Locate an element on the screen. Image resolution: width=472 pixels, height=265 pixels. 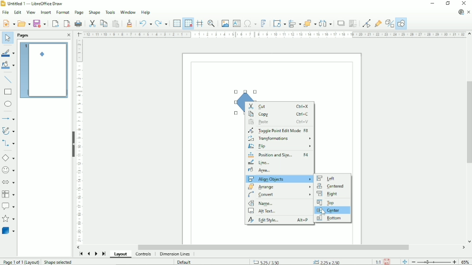
Toggle point edit mode is located at coordinates (278, 130).